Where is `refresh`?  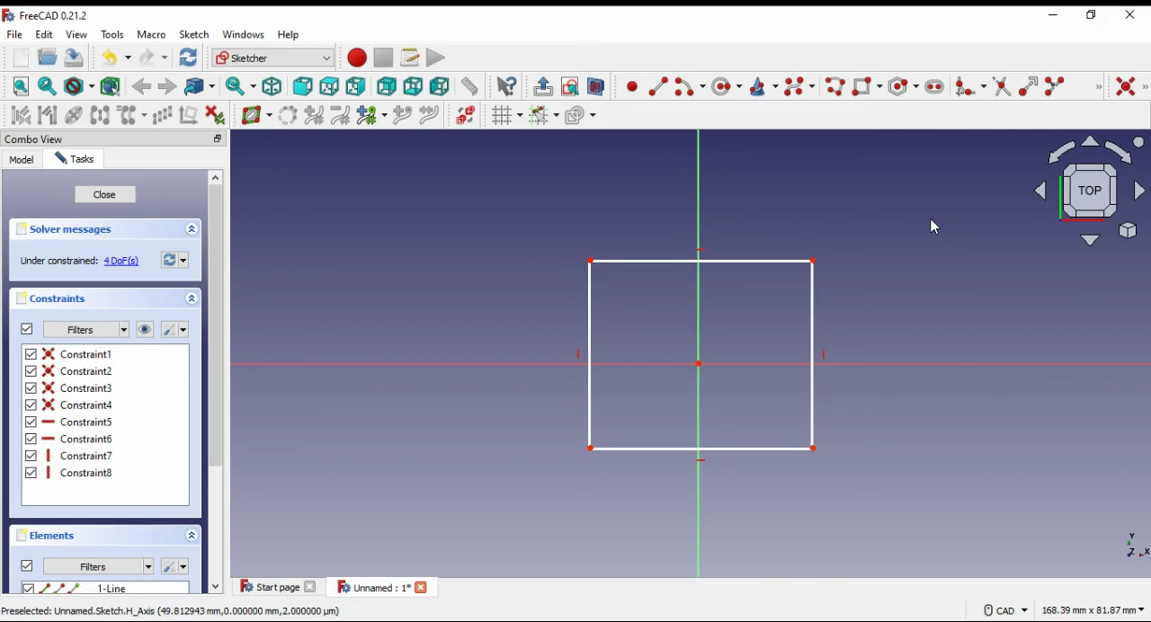
refresh is located at coordinates (189, 57).